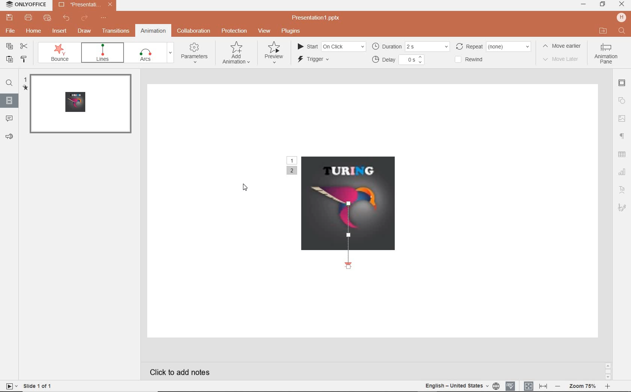  I want to click on protection, so click(234, 32).